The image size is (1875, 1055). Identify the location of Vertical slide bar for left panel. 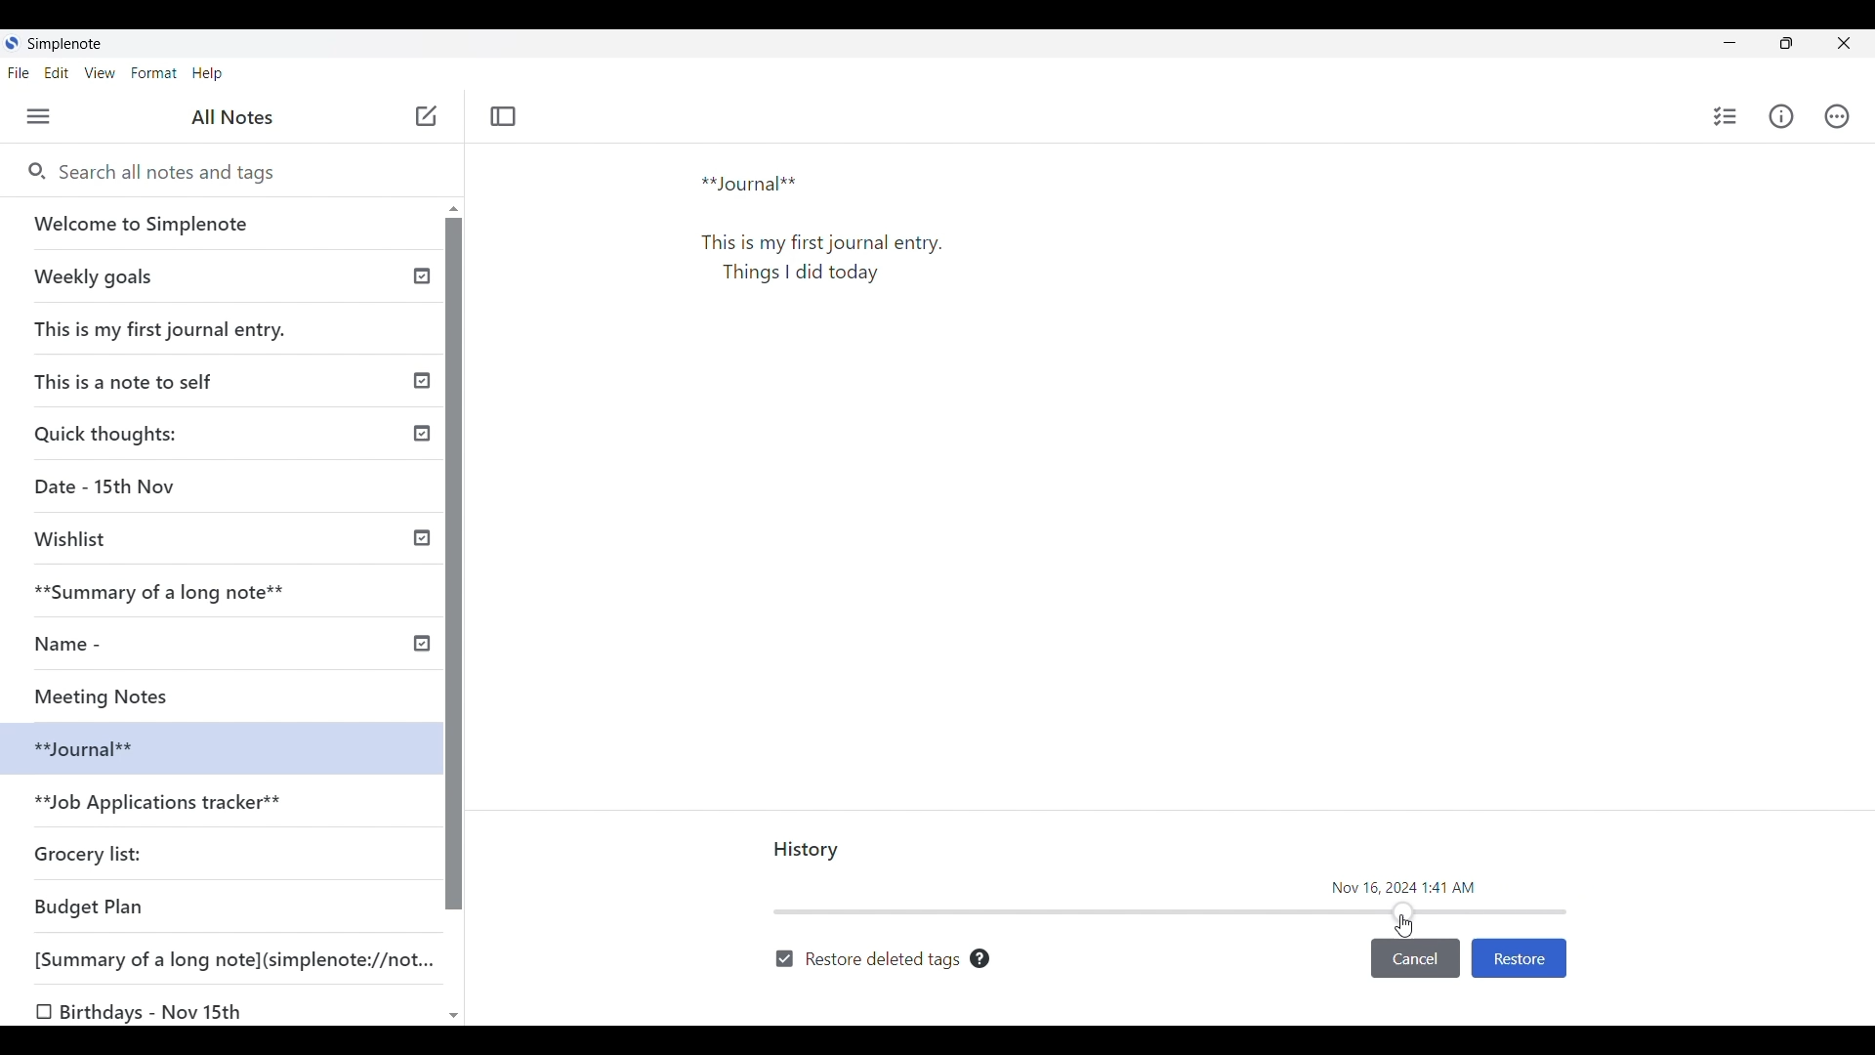
(454, 565).